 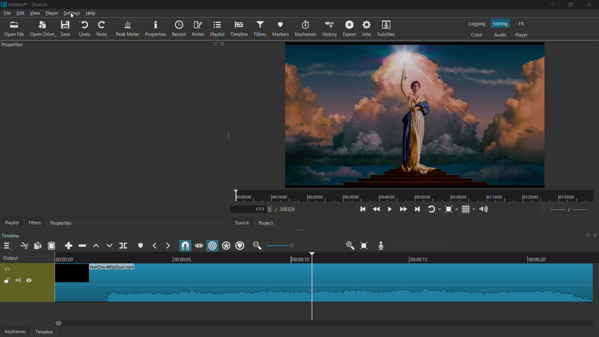 I want to click on properties, so click(x=61, y=223).